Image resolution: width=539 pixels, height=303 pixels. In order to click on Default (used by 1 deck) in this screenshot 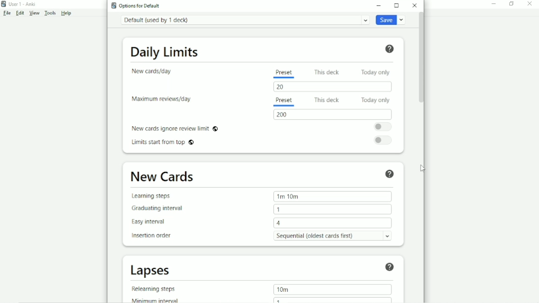, I will do `click(245, 20)`.